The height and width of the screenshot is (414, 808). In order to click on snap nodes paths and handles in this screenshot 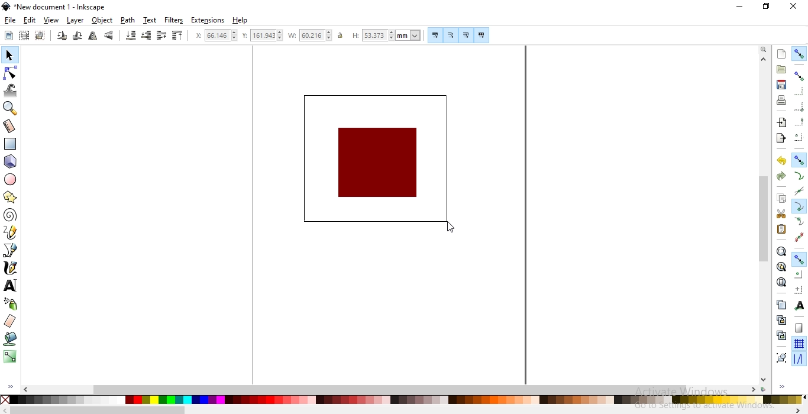, I will do `click(800, 160)`.